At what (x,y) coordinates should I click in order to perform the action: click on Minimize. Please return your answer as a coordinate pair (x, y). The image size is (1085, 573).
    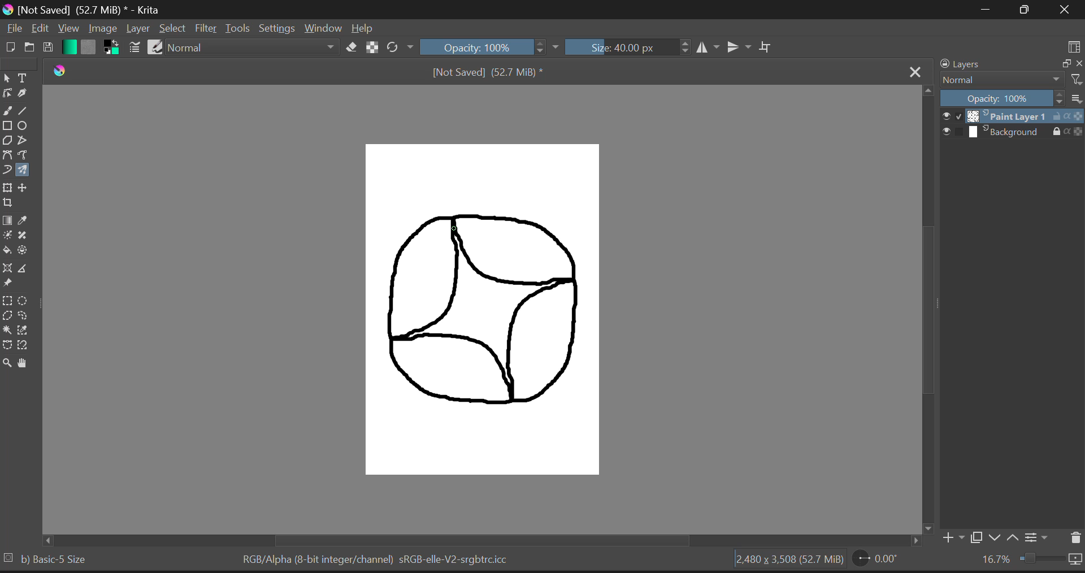
    Looking at the image, I should click on (1027, 10).